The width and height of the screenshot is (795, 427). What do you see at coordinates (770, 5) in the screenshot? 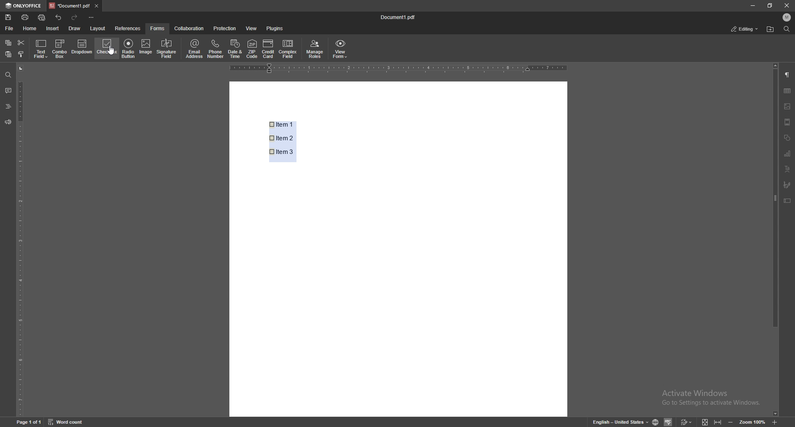
I see `resize` at bounding box center [770, 5].